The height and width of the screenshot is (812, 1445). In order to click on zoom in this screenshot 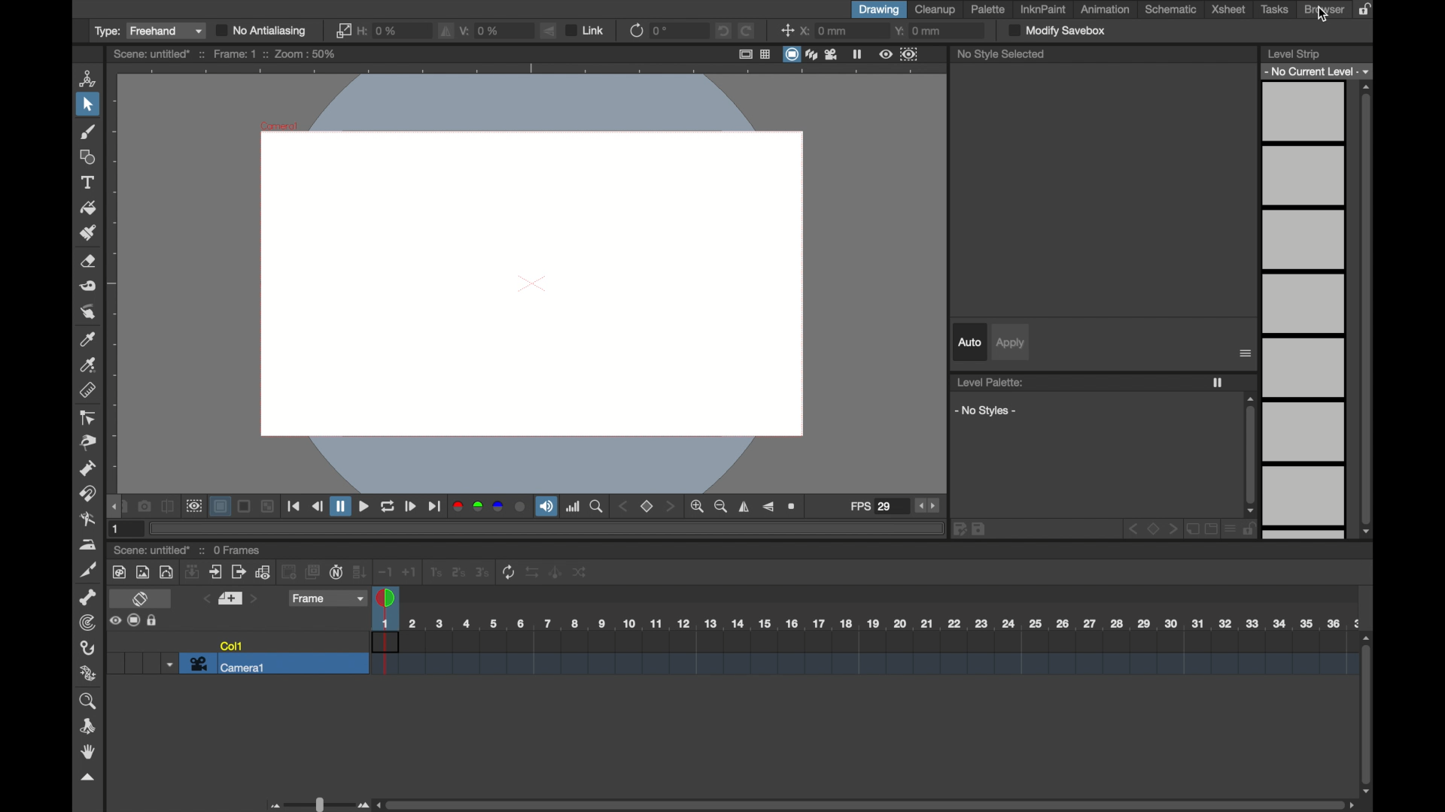, I will do `click(88, 701)`.